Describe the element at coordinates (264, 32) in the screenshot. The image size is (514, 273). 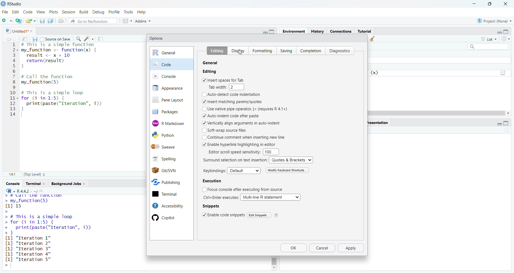
I see `minimize` at that location.